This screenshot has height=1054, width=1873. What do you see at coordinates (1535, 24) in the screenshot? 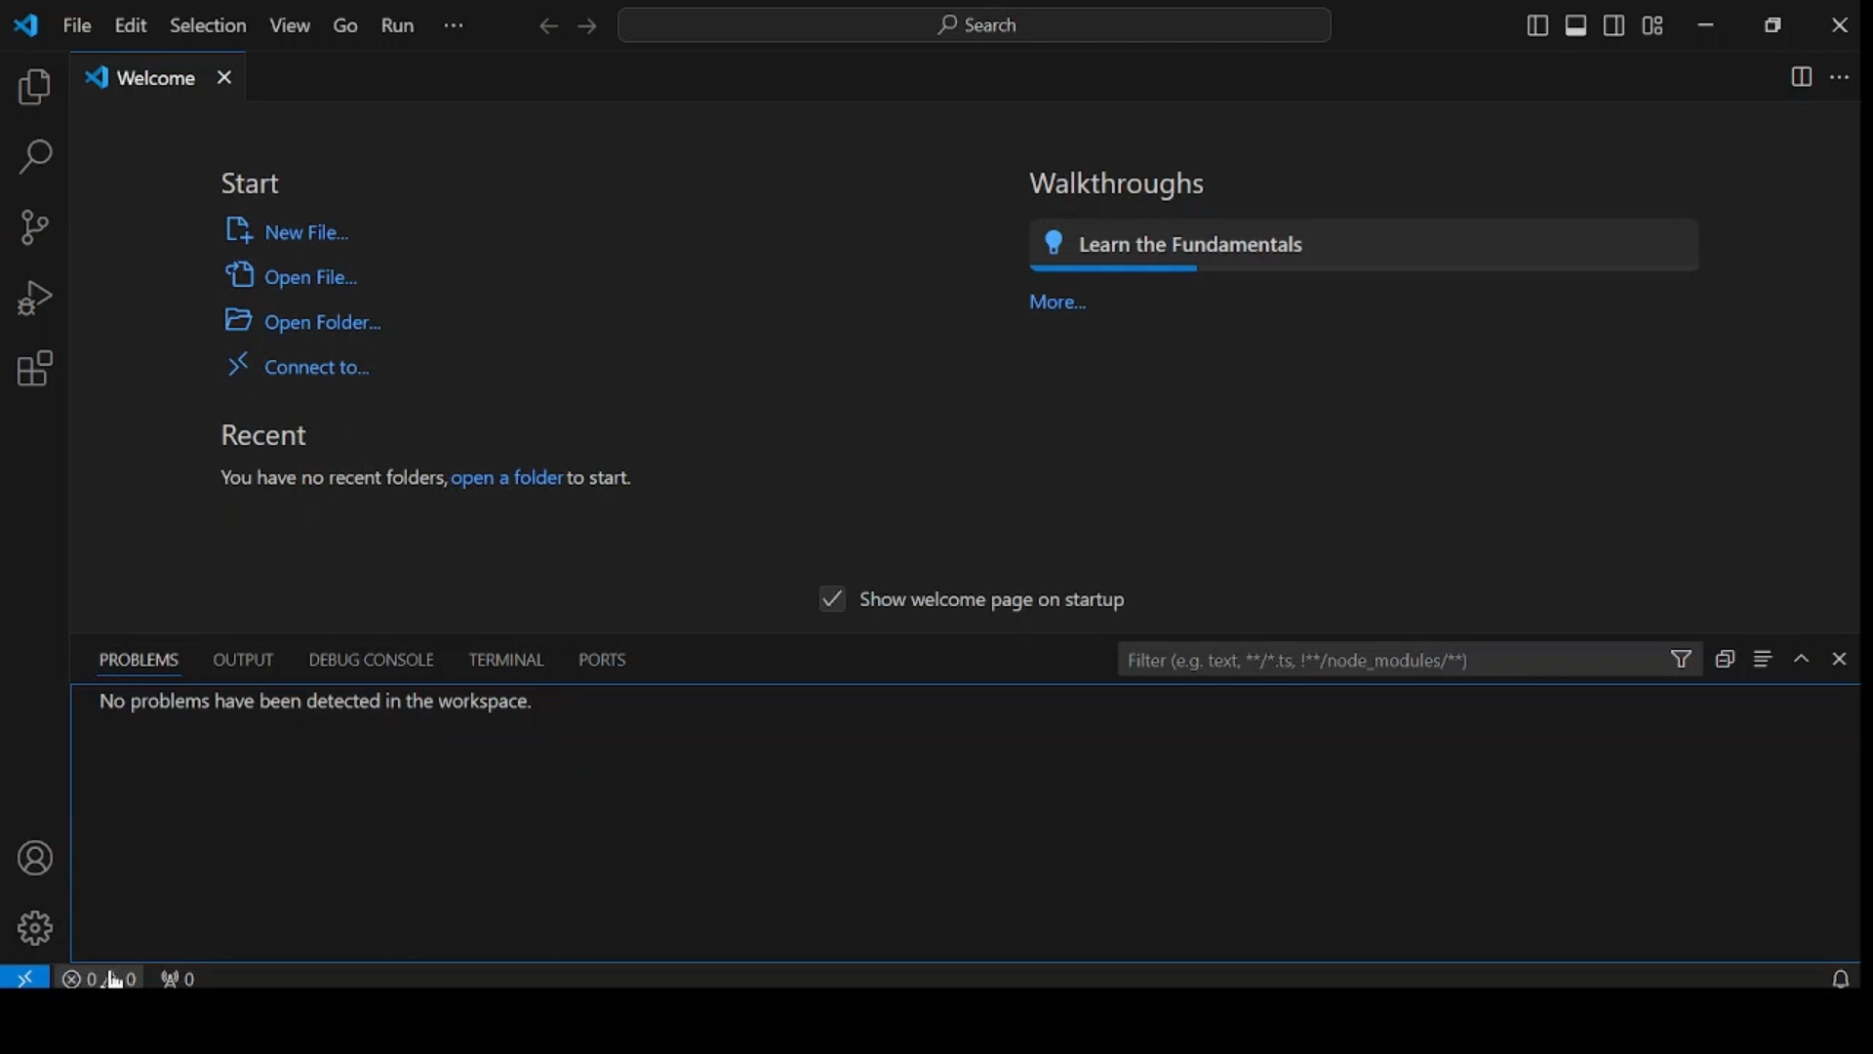
I see `toggle primary sidebar` at bounding box center [1535, 24].